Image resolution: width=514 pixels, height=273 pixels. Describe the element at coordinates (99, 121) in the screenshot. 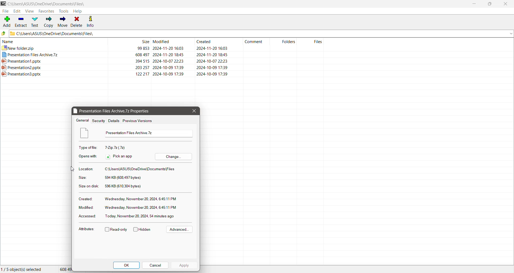

I see `Security` at that location.